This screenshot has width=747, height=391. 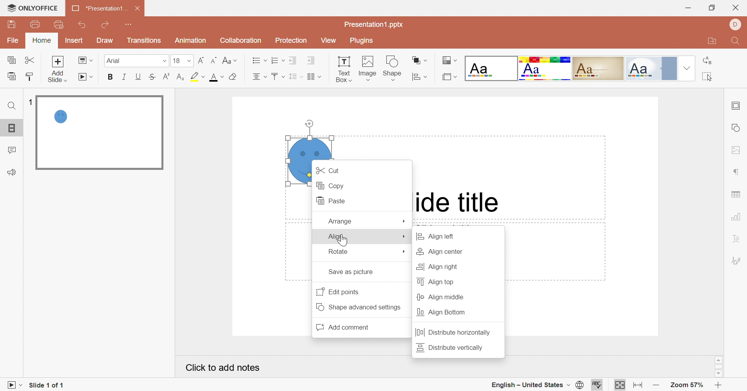 I want to click on Presentation1.pptx, so click(x=375, y=24).